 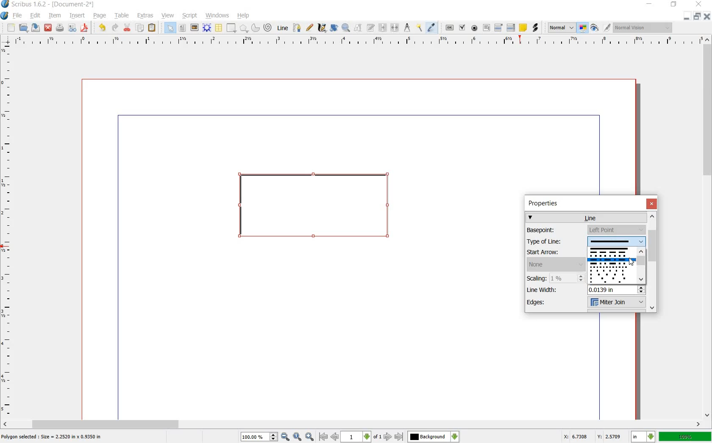 What do you see at coordinates (617, 290) in the screenshot?
I see `0.0139 in` at bounding box center [617, 290].